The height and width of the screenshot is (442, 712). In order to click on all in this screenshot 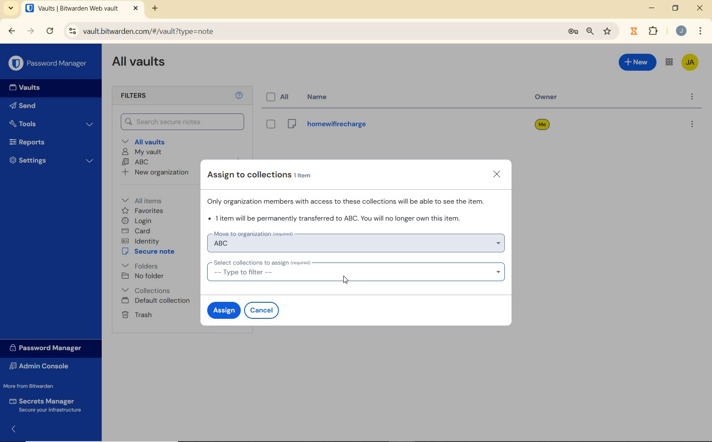, I will do `click(280, 97)`.